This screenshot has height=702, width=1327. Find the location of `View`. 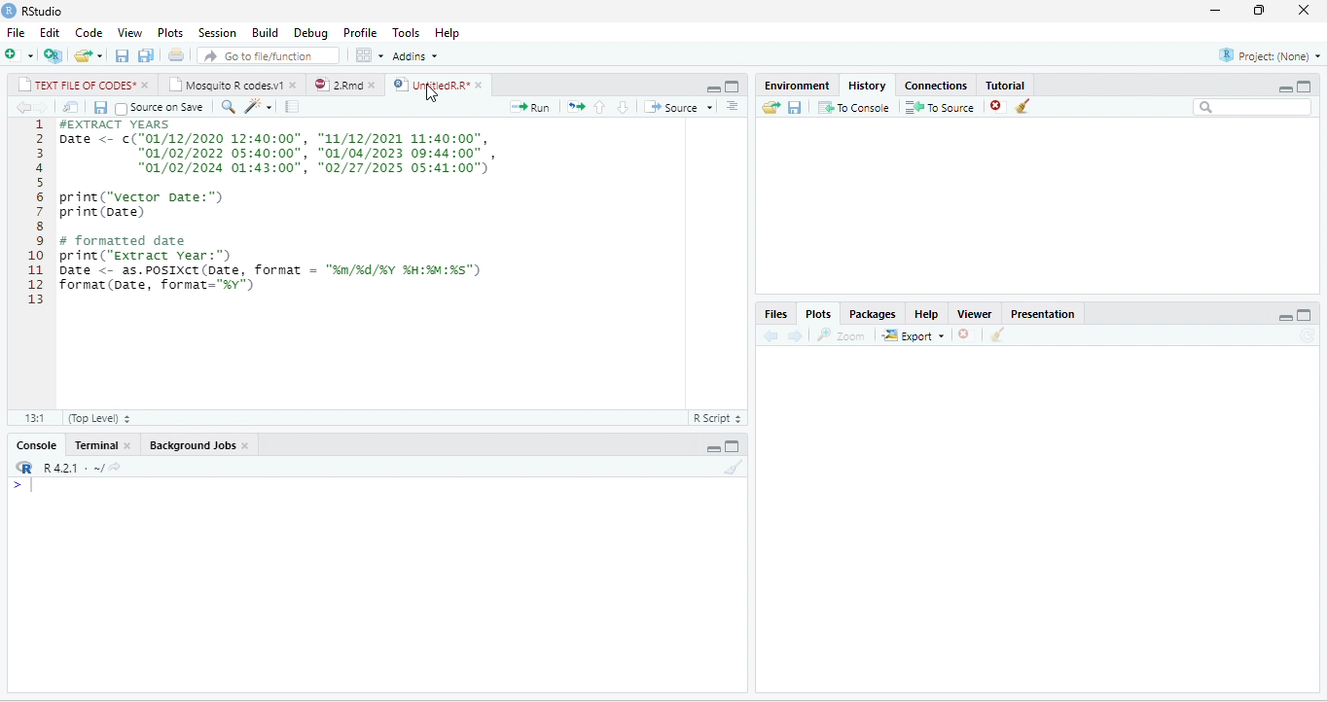

View is located at coordinates (129, 33).